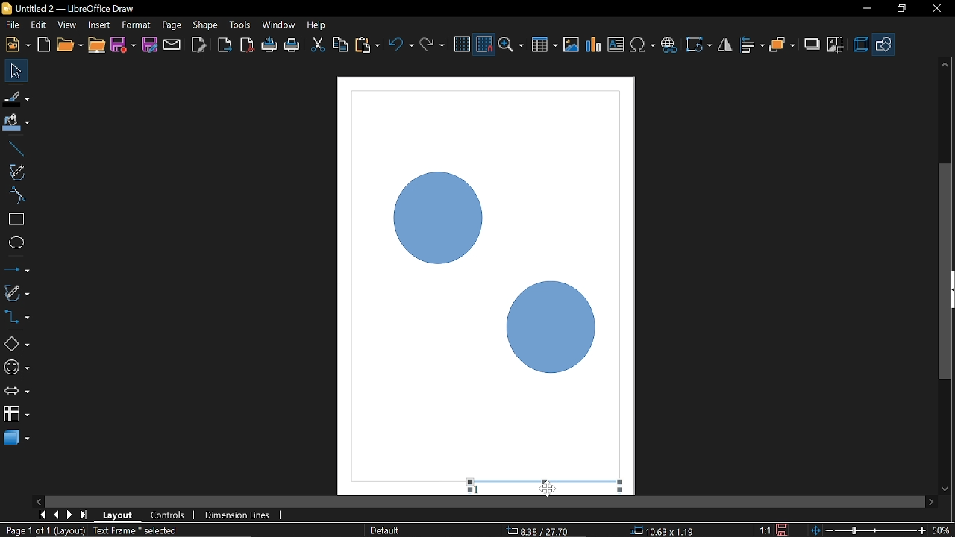 Image resolution: width=955 pixels, height=537 pixels. I want to click on vertical scrollbar, so click(945, 210).